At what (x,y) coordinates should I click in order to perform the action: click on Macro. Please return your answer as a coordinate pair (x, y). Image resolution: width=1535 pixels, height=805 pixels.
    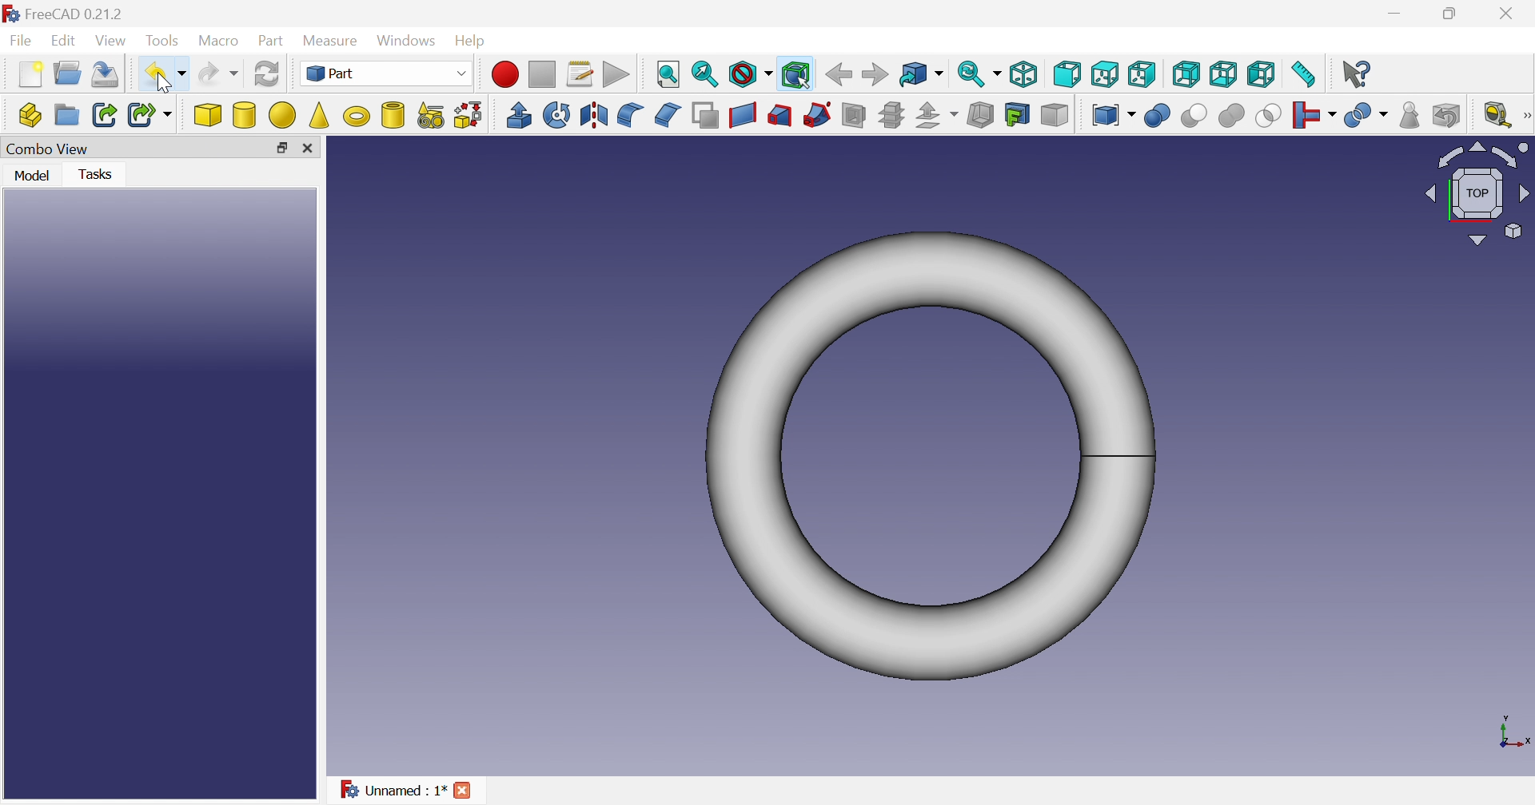
    Looking at the image, I should click on (218, 42).